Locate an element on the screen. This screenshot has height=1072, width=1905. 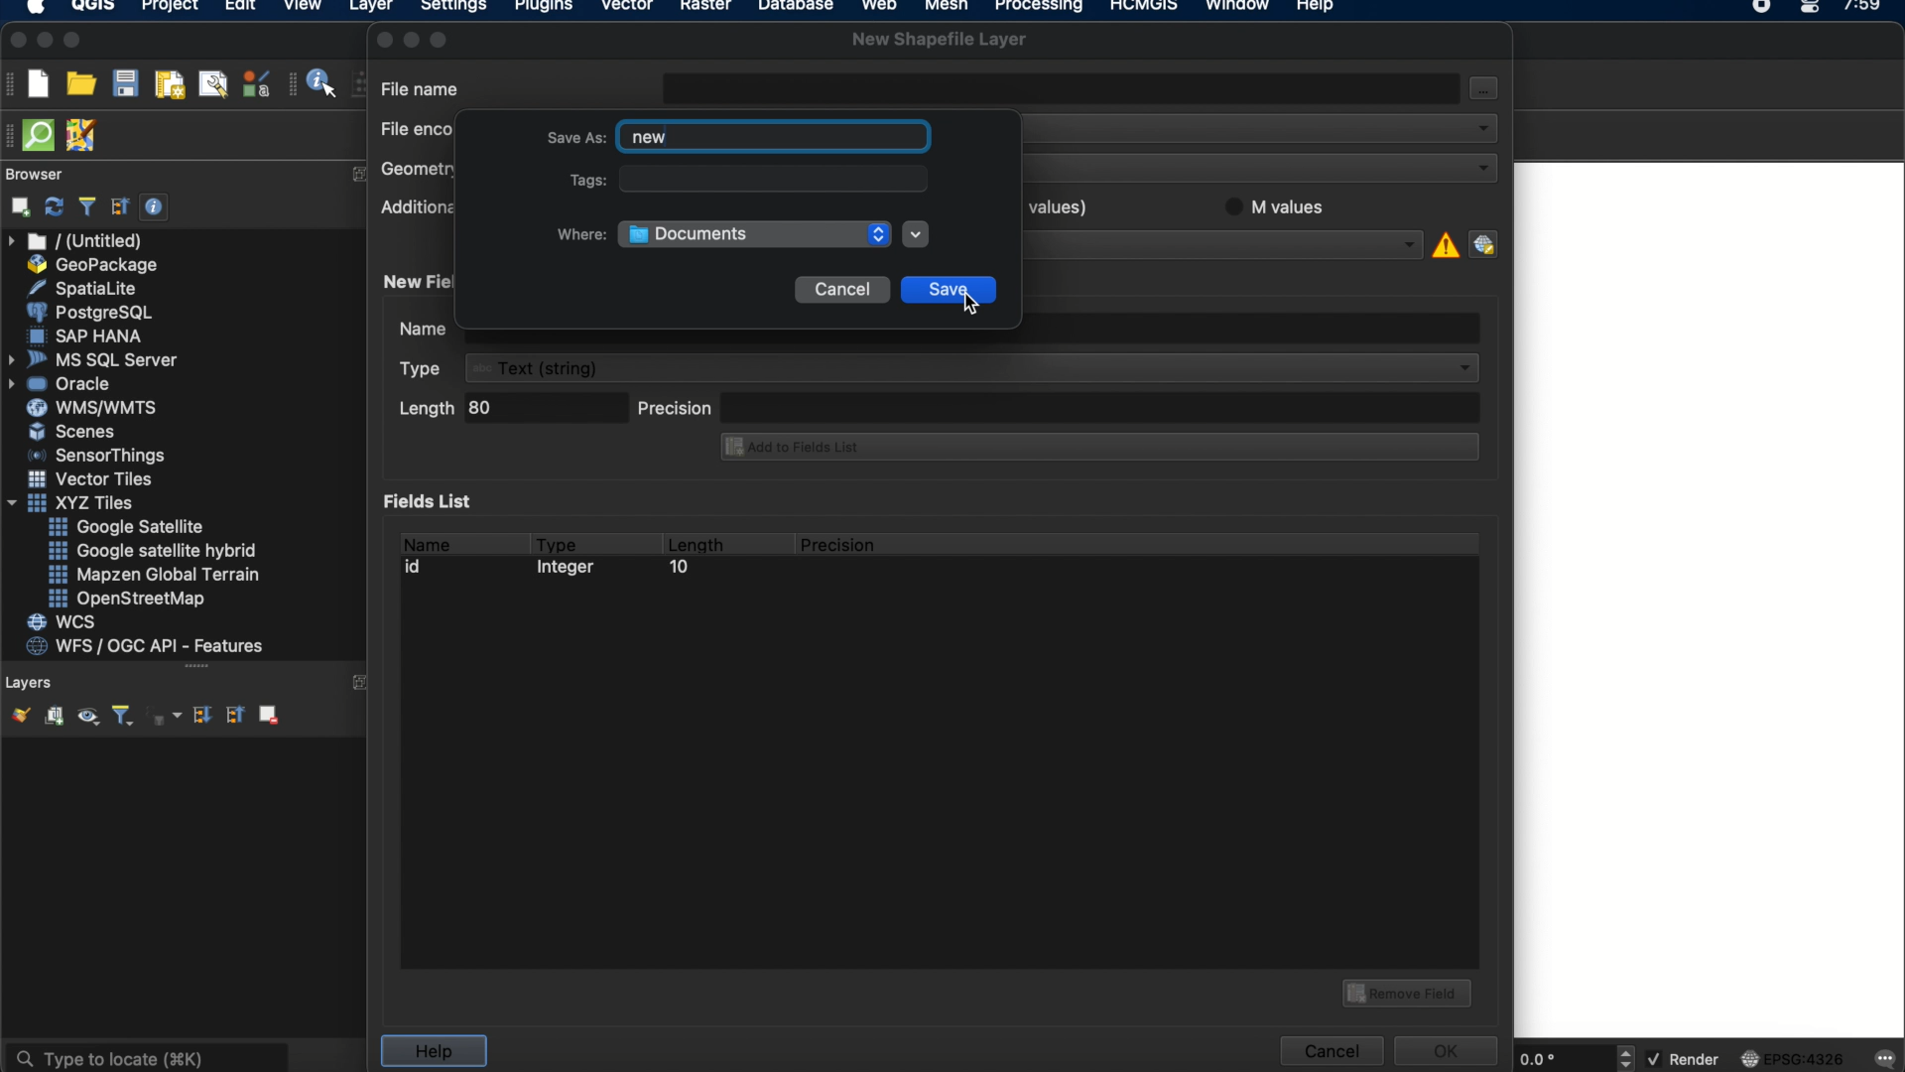
untitled is located at coordinates (77, 241).